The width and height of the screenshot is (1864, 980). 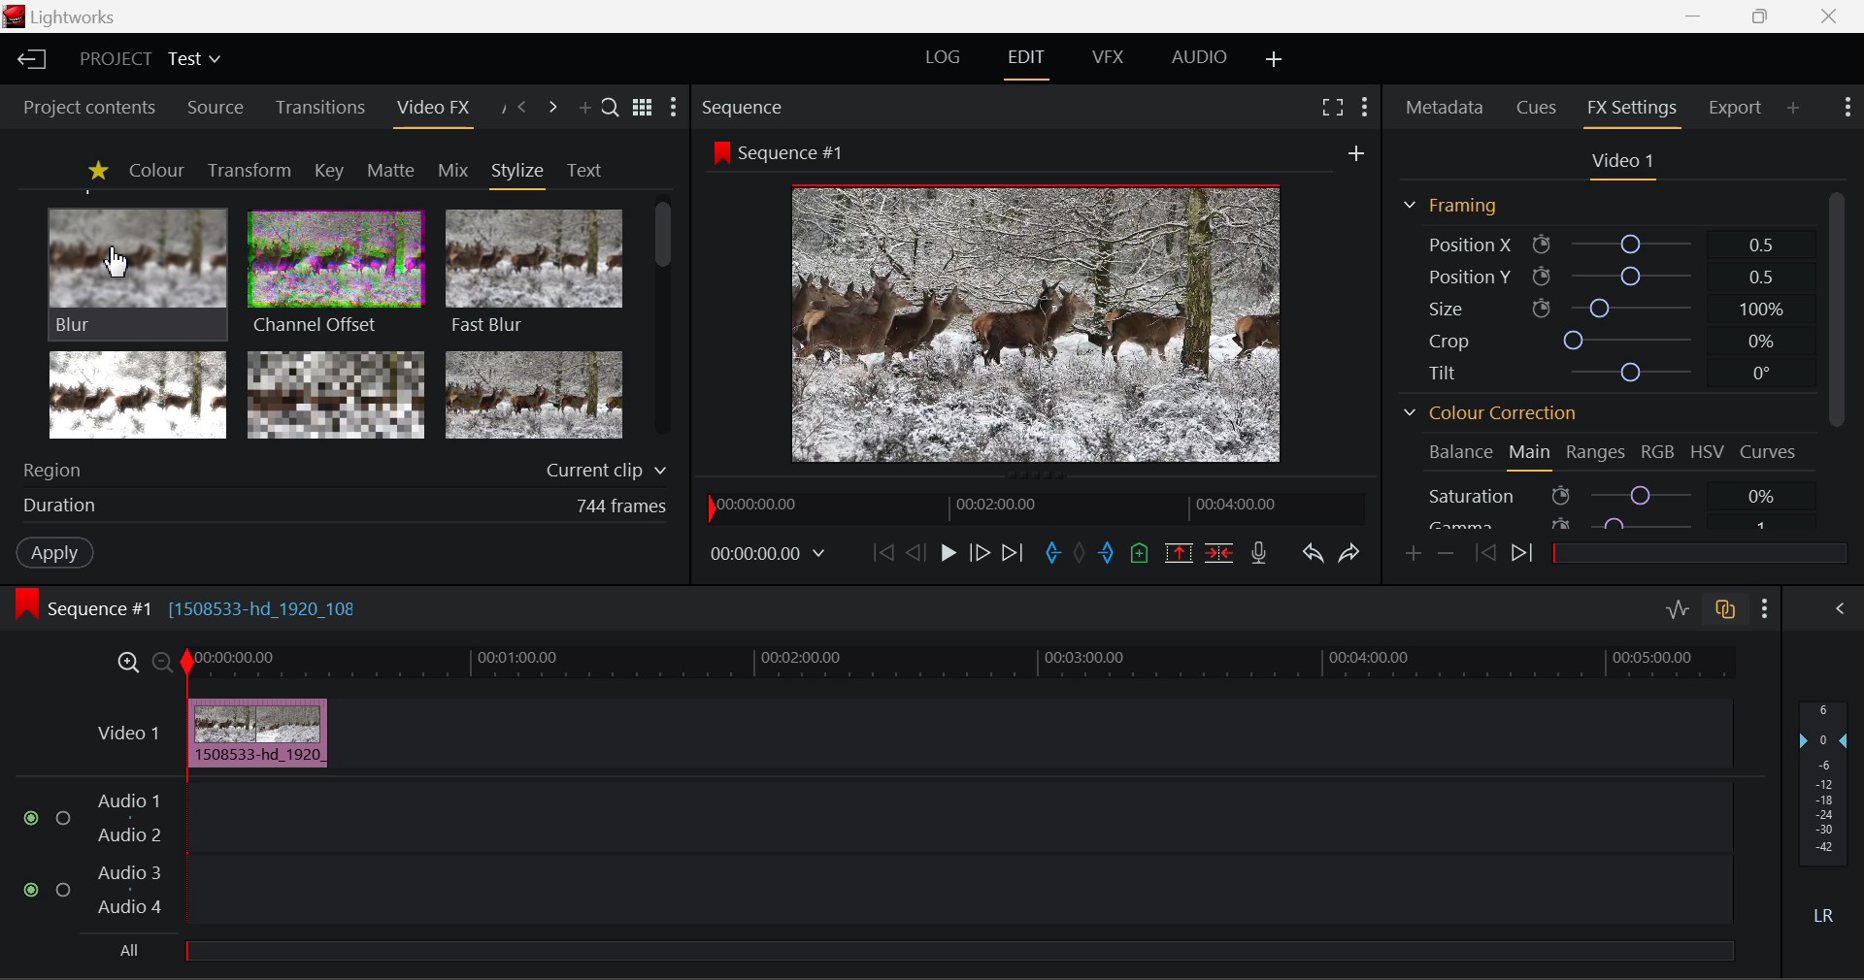 I want to click on Apply, so click(x=54, y=555).